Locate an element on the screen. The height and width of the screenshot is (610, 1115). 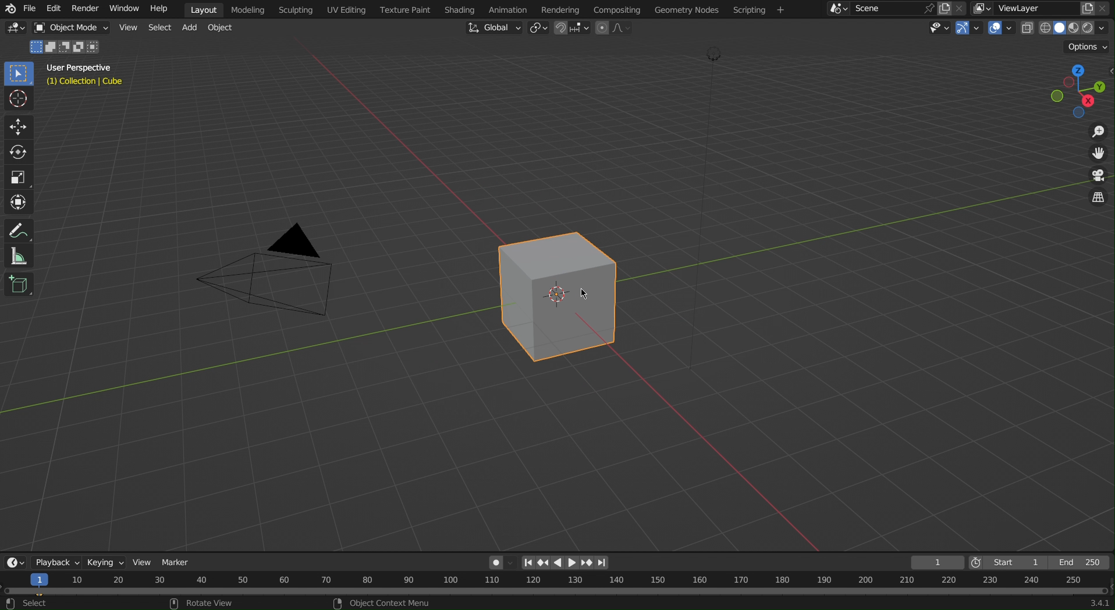
Scripting is located at coordinates (757, 10).